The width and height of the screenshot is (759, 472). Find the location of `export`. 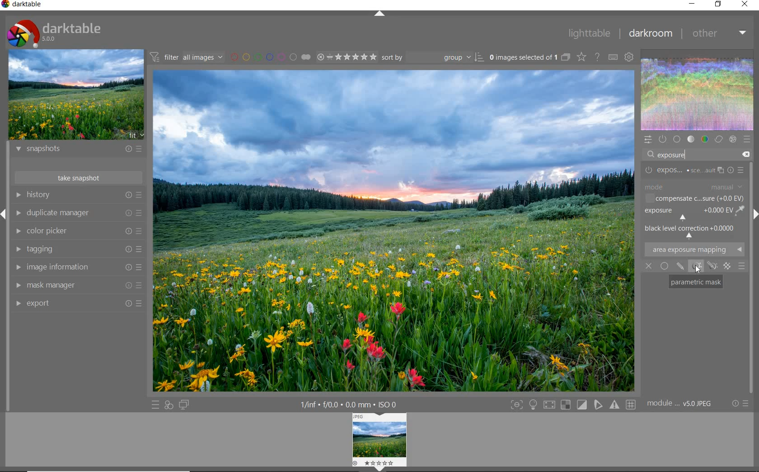

export is located at coordinates (79, 304).